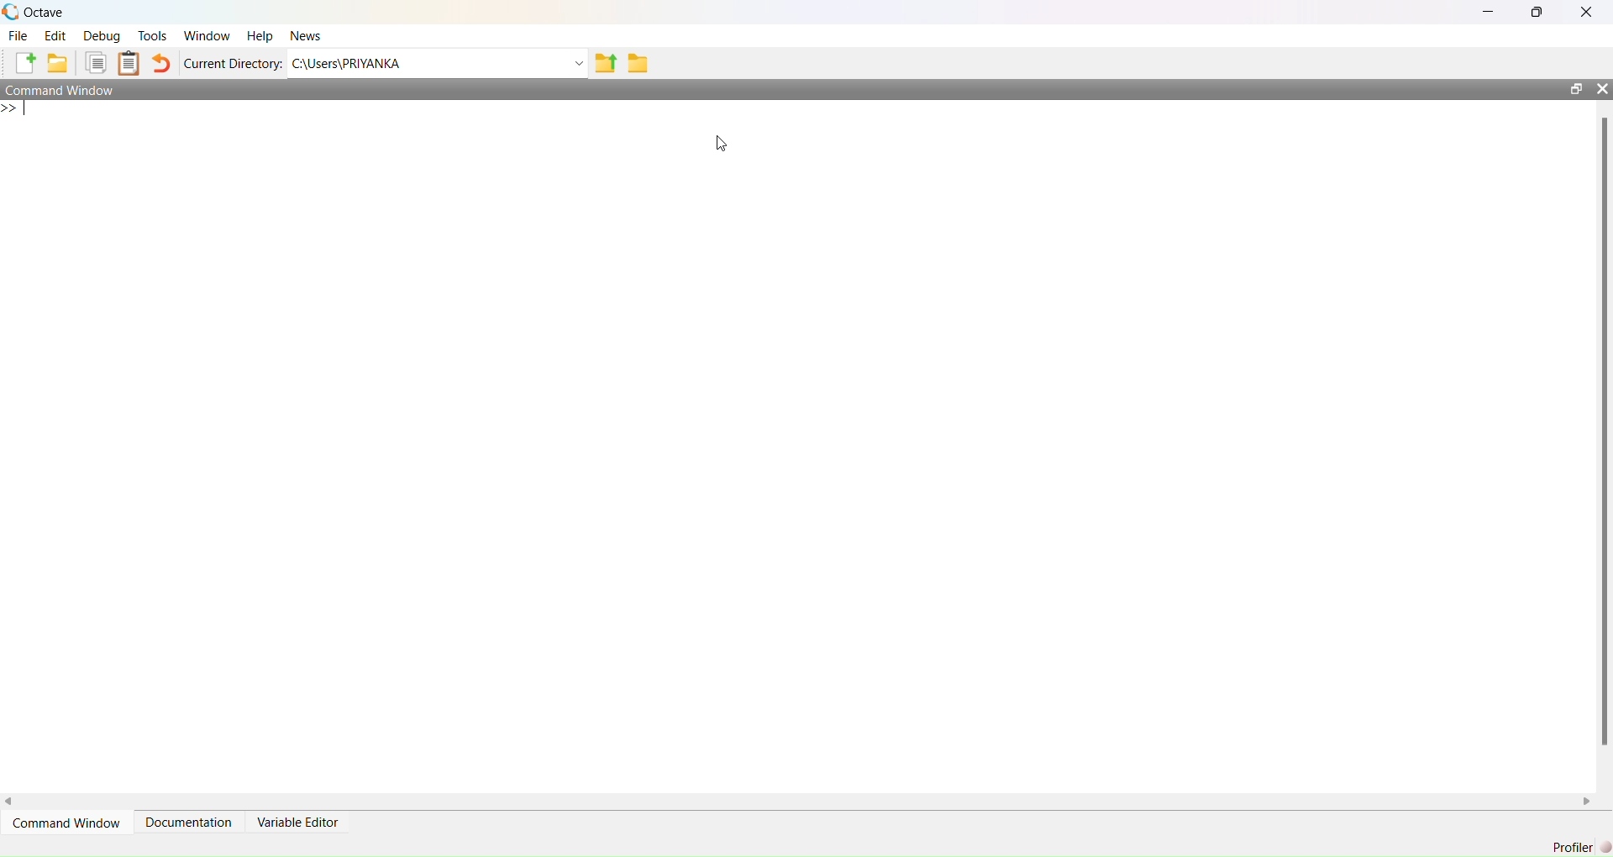 The image size is (1613, 857). I want to click on copy, so click(95, 63).